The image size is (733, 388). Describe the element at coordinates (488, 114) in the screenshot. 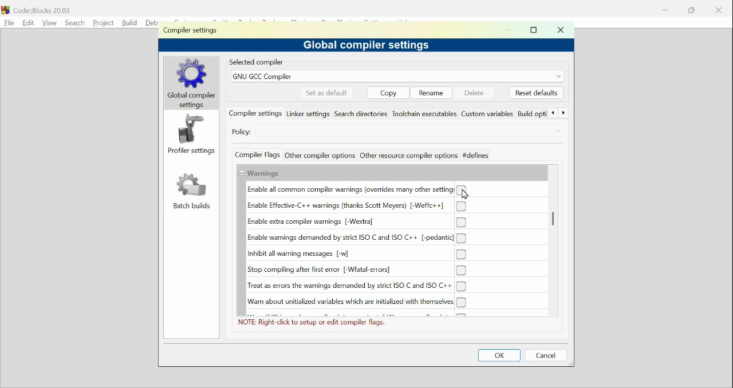

I see `Custom variables` at that location.